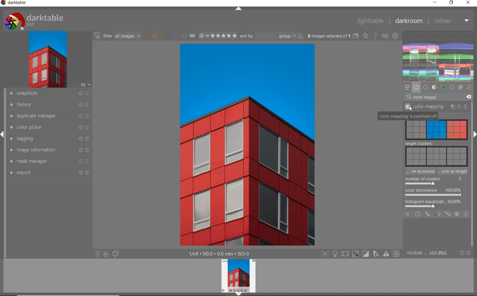 This screenshot has height=296, width=477. I want to click on duplicate manager, so click(49, 116).